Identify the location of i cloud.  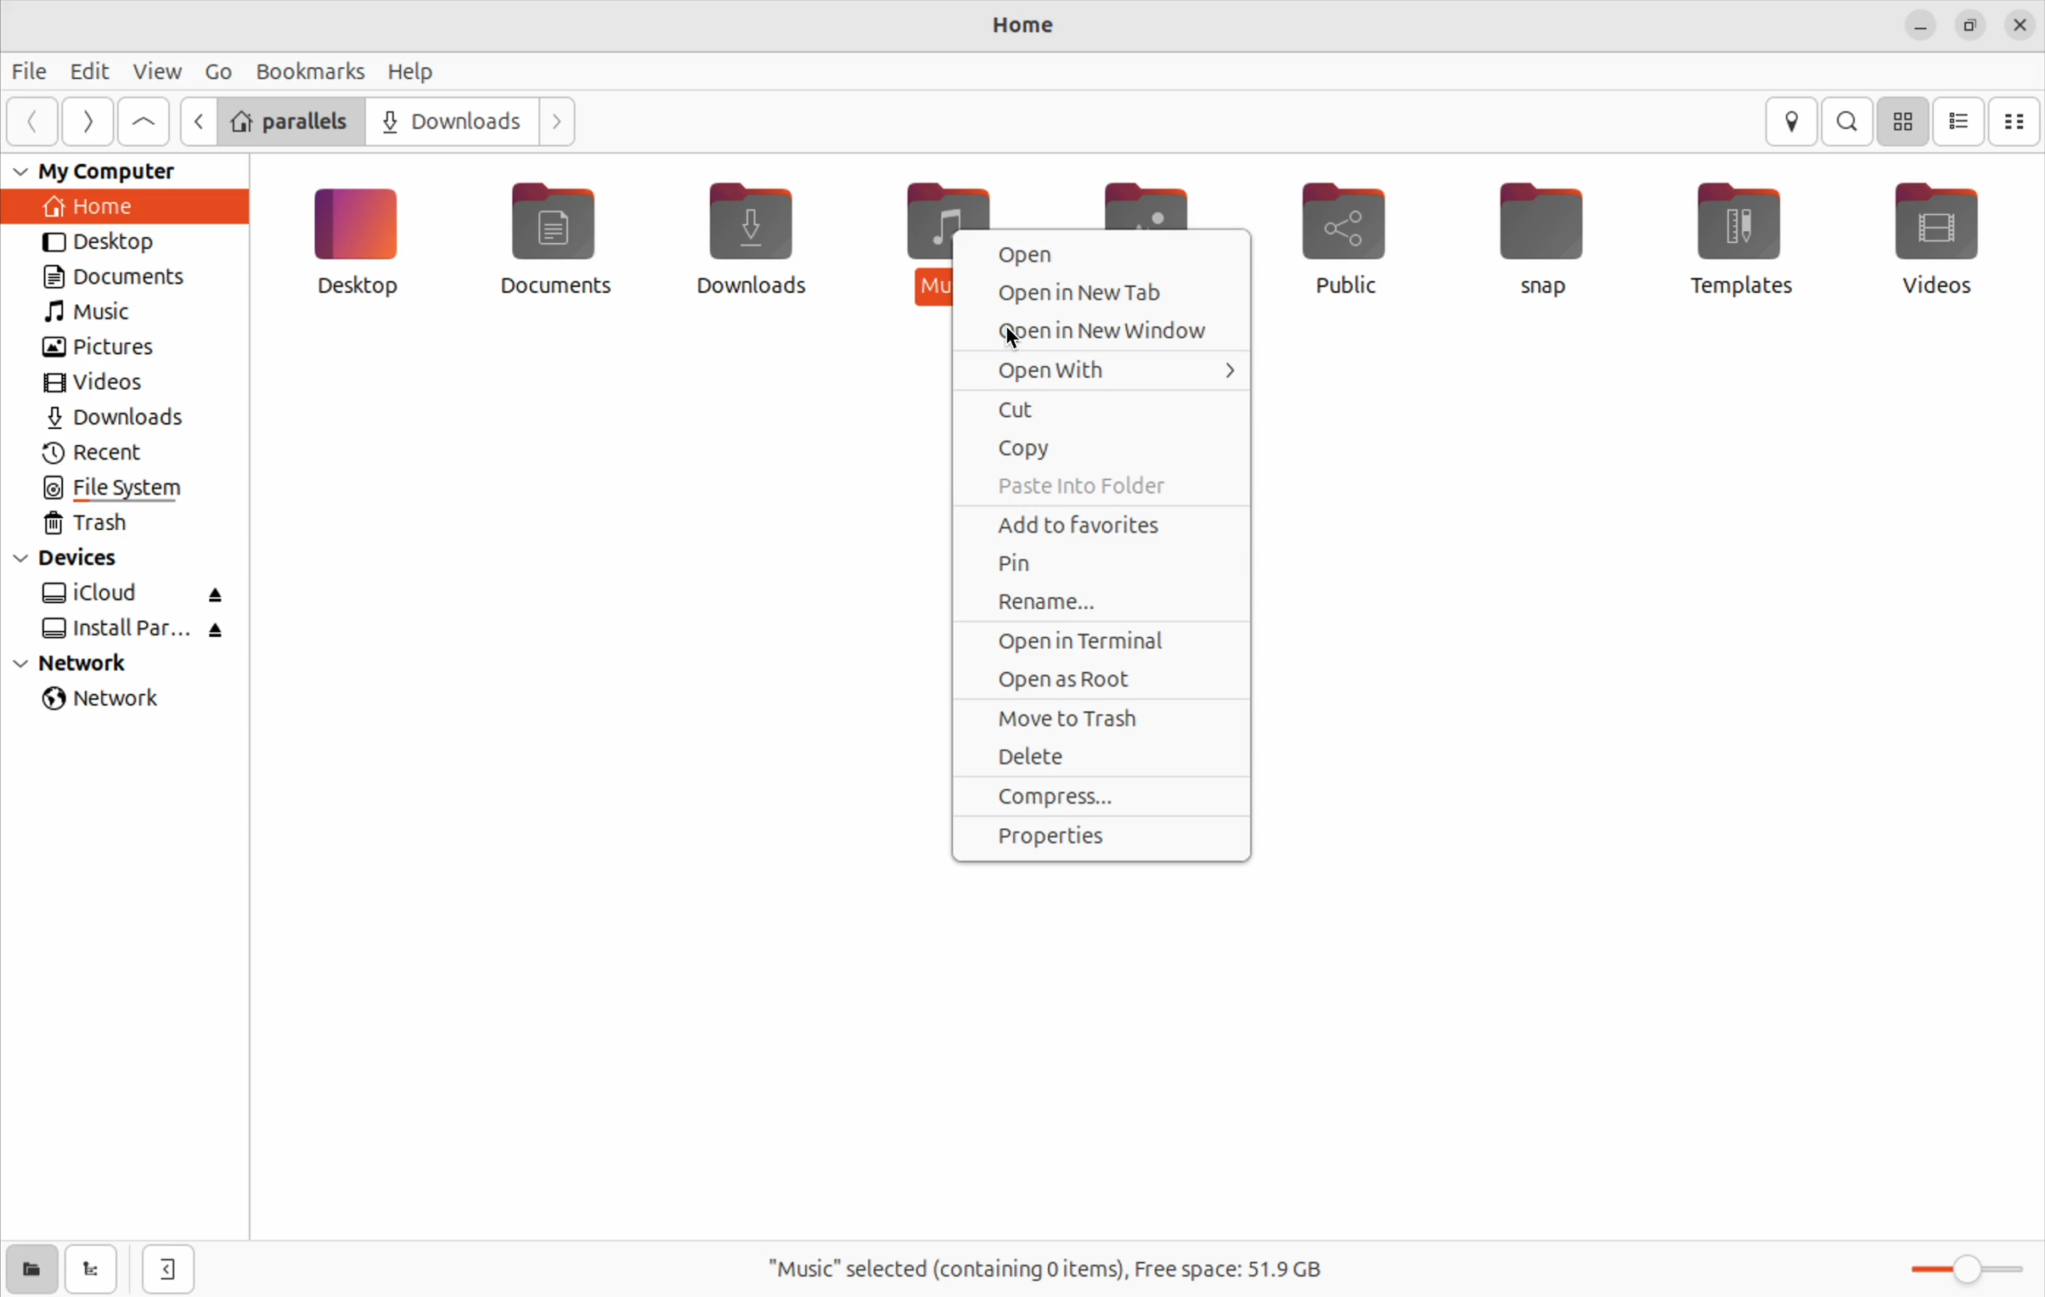
(135, 595).